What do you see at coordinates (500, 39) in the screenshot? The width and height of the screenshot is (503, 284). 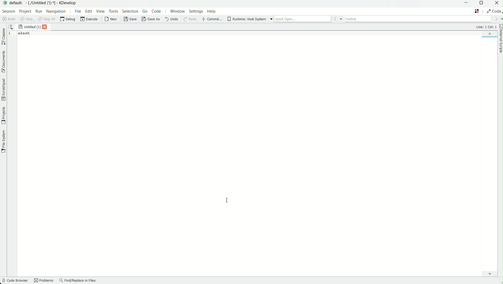 I see `external scripts` at bounding box center [500, 39].